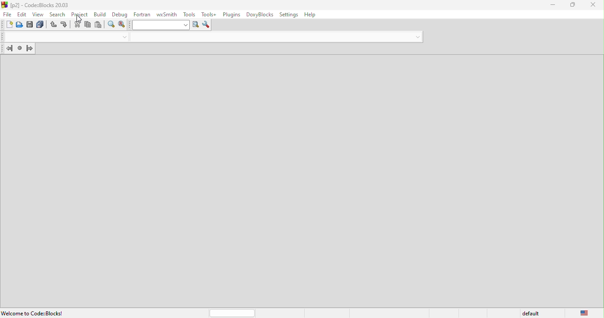 The height and width of the screenshot is (318, 604). What do you see at coordinates (585, 313) in the screenshot?
I see `united state` at bounding box center [585, 313].